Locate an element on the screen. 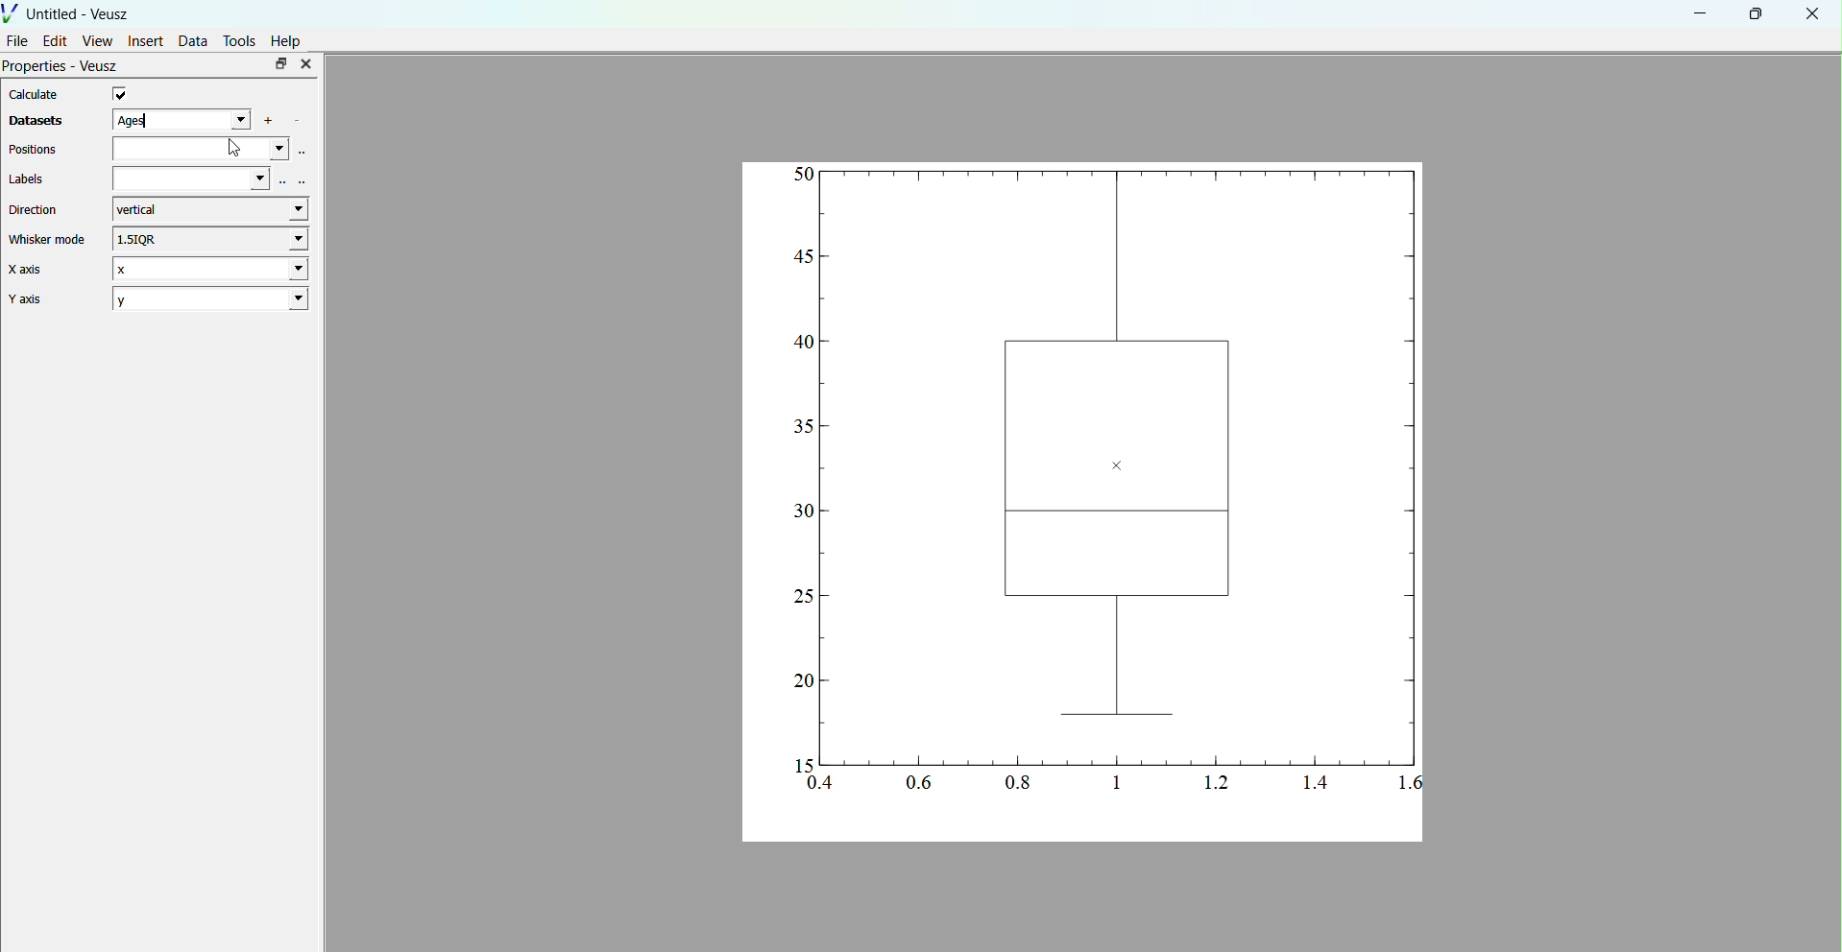  Untitled - Veusz is located at coordinates (69, 12).